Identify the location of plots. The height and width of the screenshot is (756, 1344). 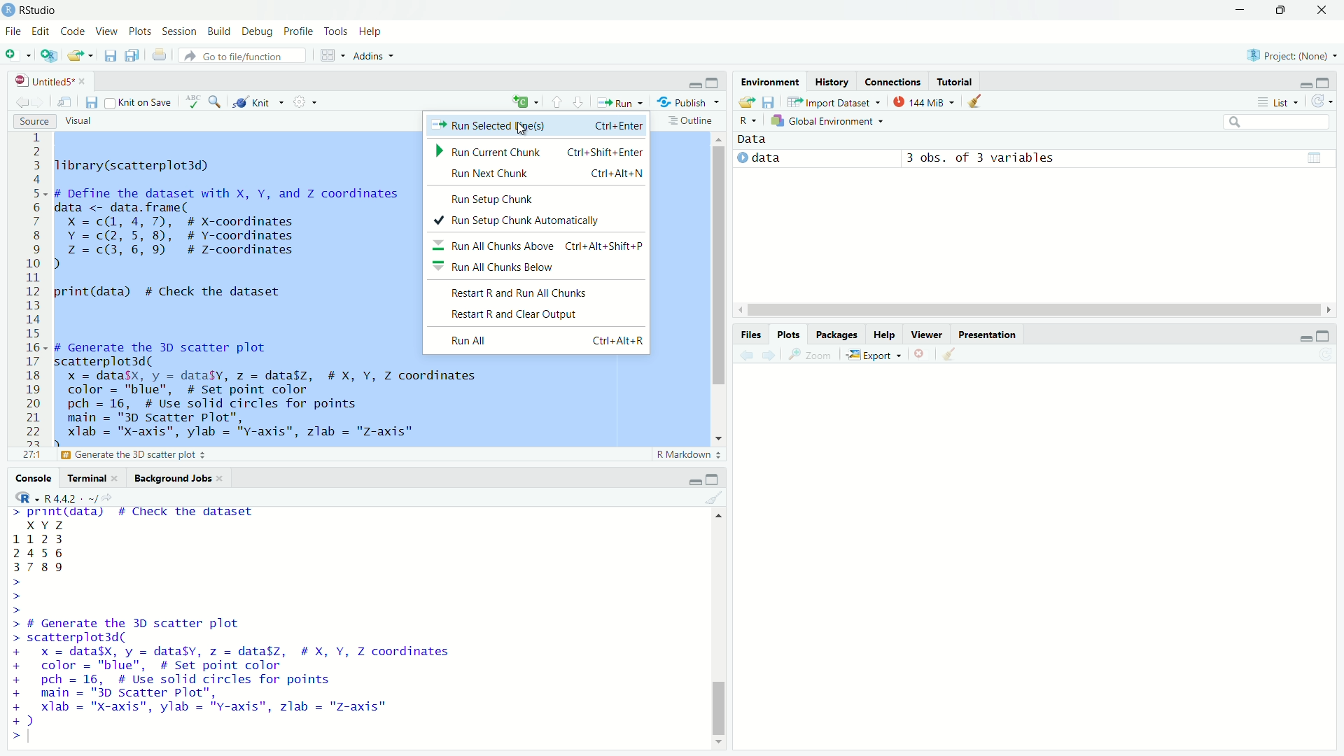
(141, 34).